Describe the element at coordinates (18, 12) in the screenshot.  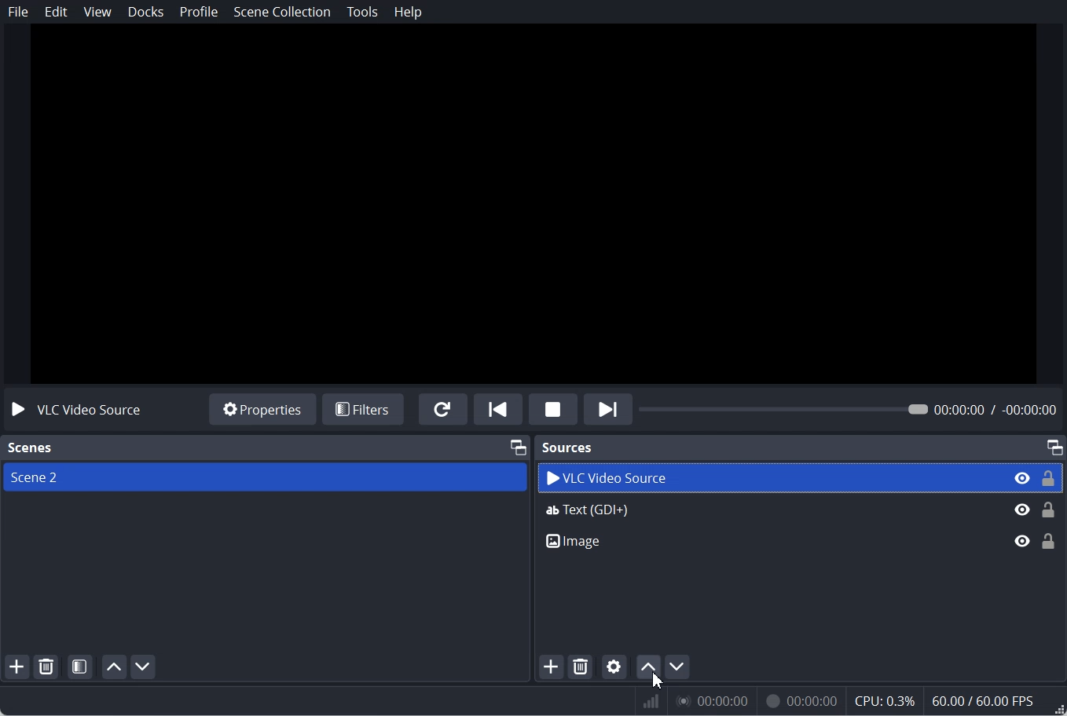
I see `File` at that location.